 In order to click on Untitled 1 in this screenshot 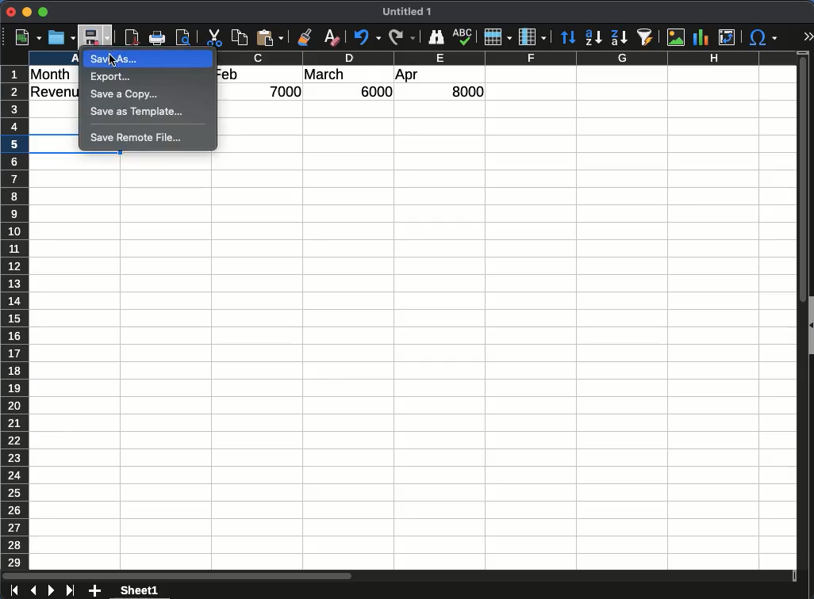, I will do `click(410, 12)`.